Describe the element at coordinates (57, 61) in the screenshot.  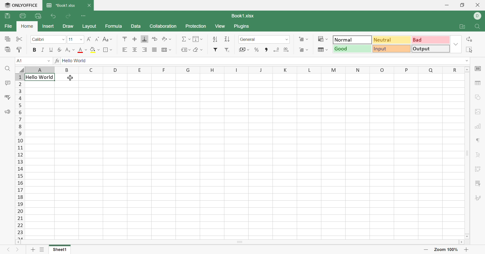
I see `fx` at that location.